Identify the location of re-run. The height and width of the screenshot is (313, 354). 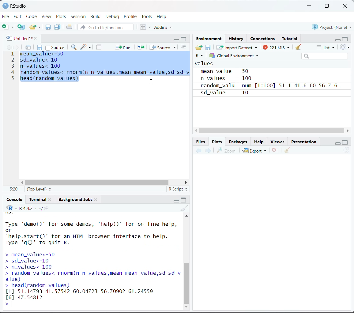
(140, 47).